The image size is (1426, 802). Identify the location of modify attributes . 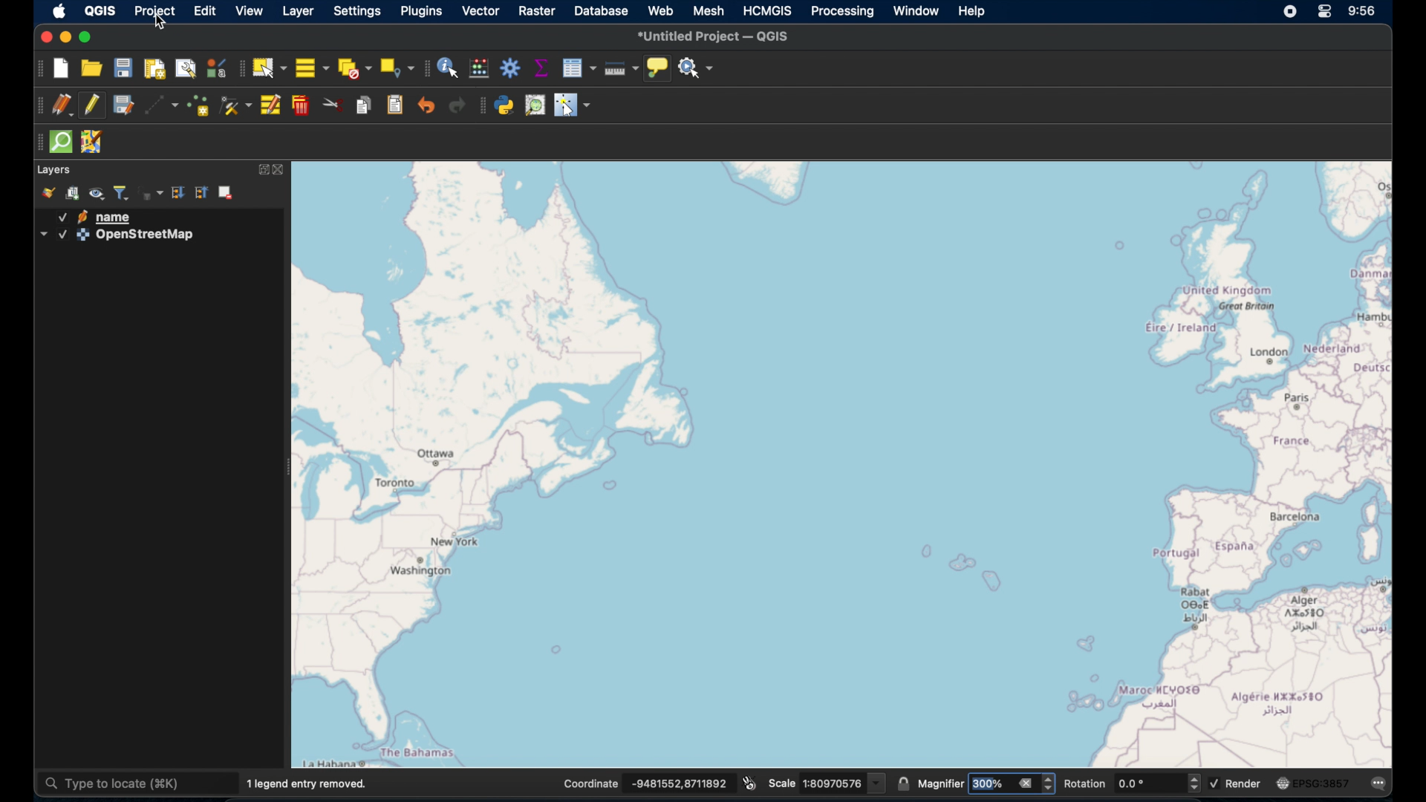
(269, 105).